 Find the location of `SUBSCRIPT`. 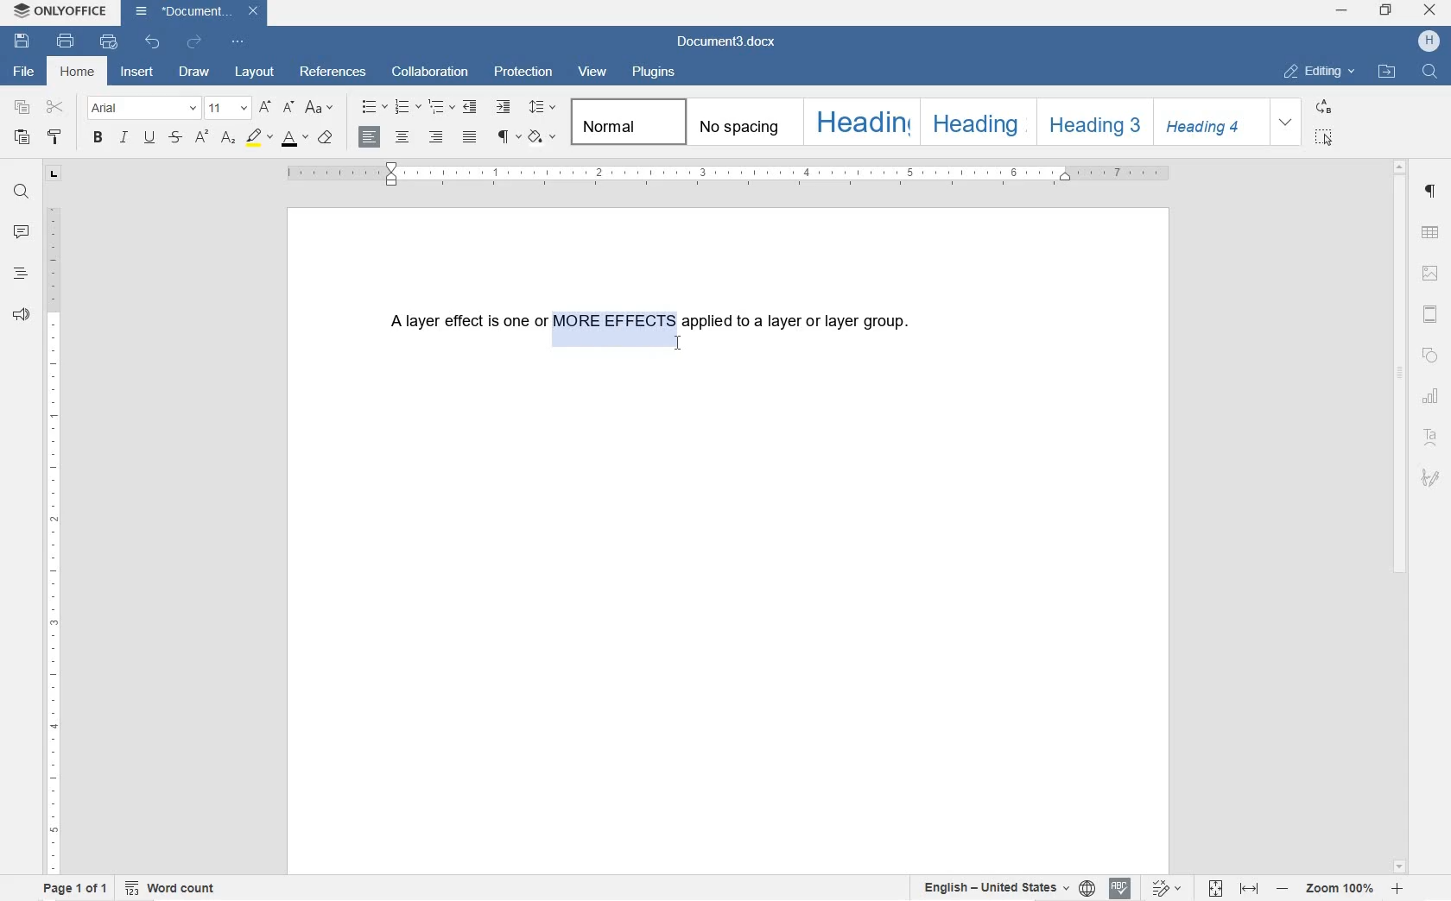

SUBSCRIPT is located at coordinates (228, 138).